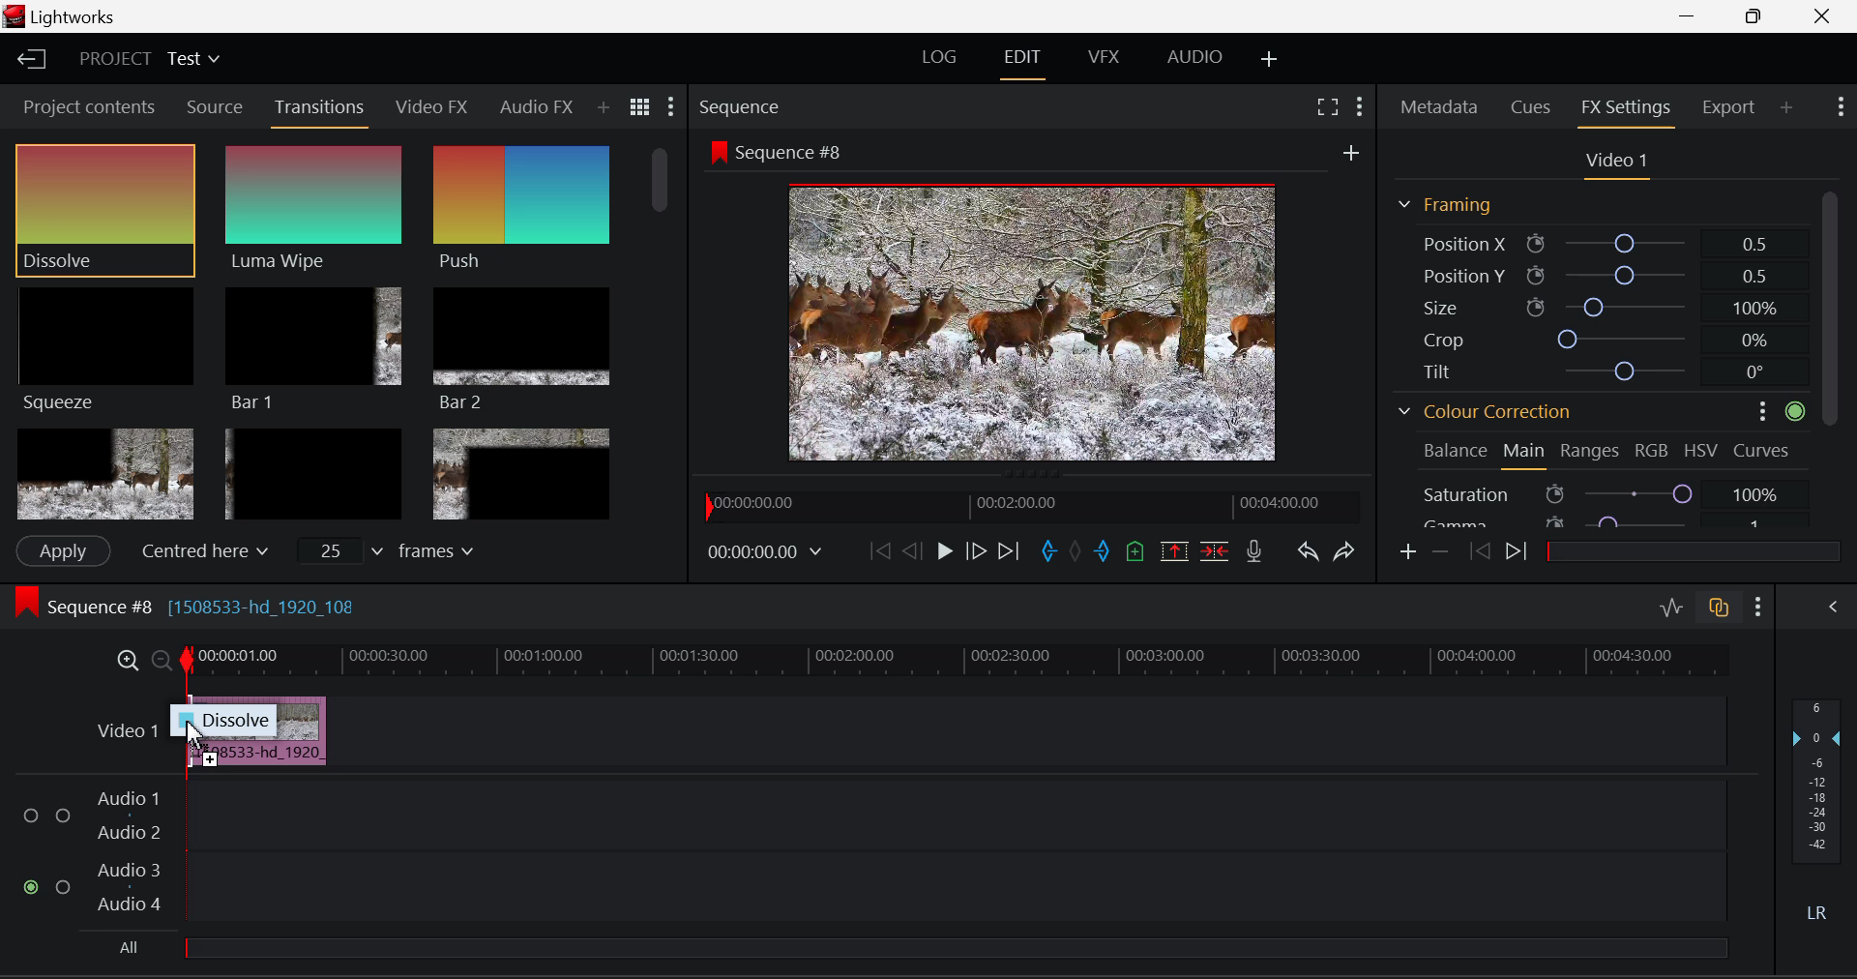 The height and width of the screenshot is (979, 1857). I want to click on Timeline Zoom Out, so click(162, 662).